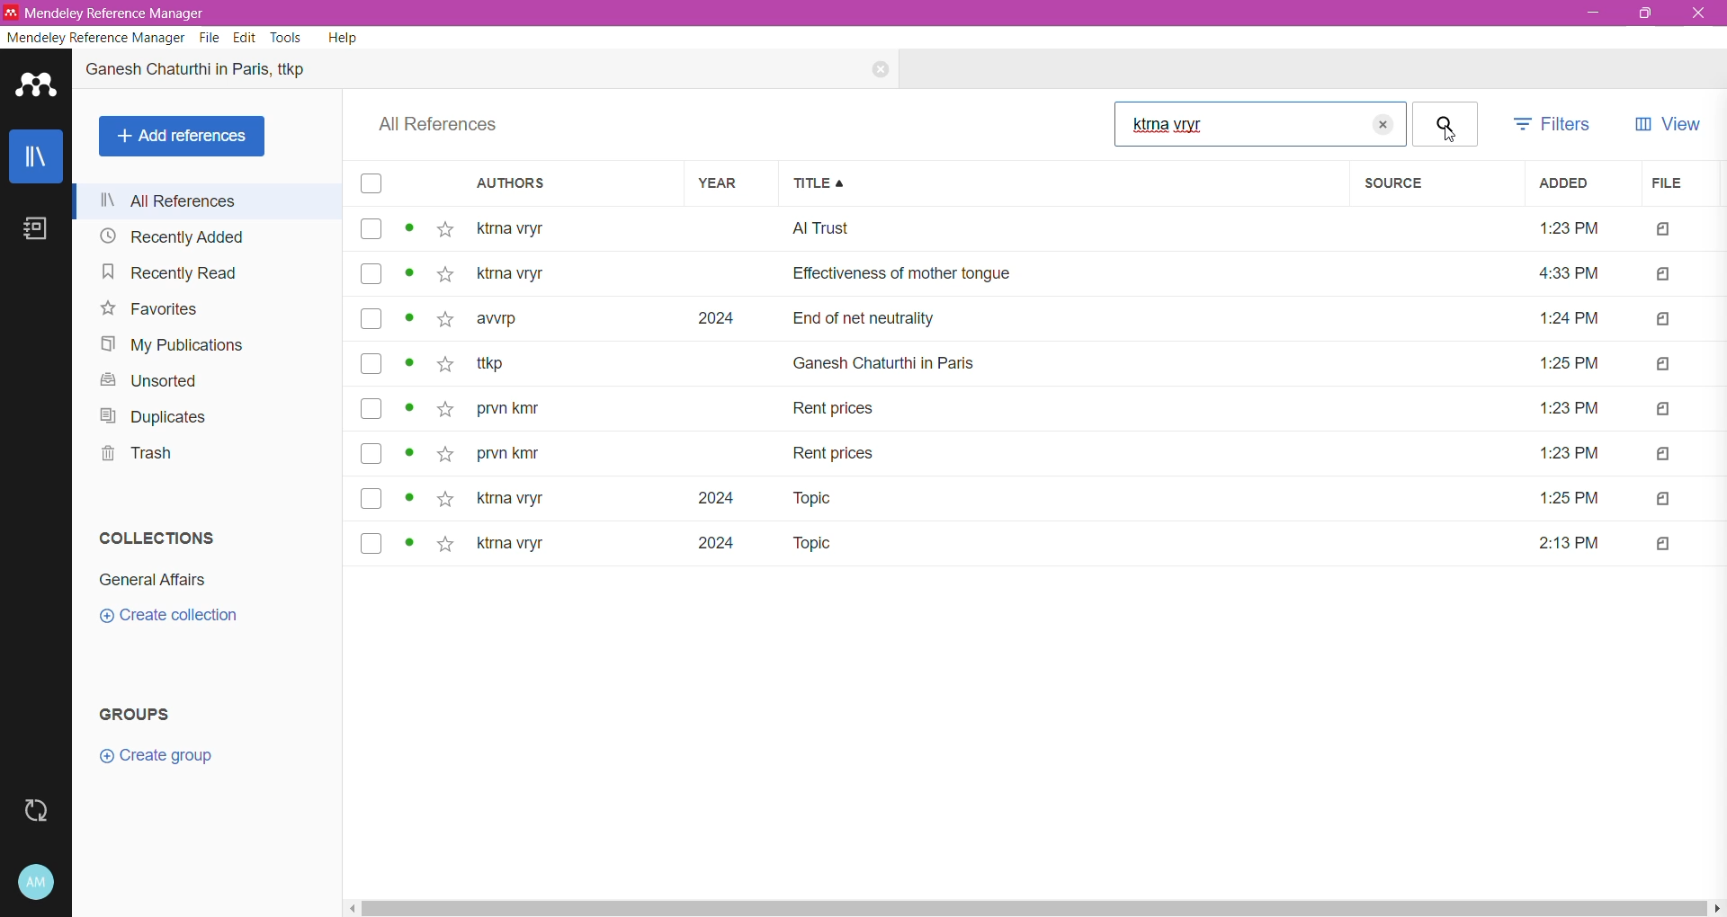 This screenshot has height=917, width=1727. Describe the element at coordinates (287, 38) in the screenshot. I see `Tools` at that location.